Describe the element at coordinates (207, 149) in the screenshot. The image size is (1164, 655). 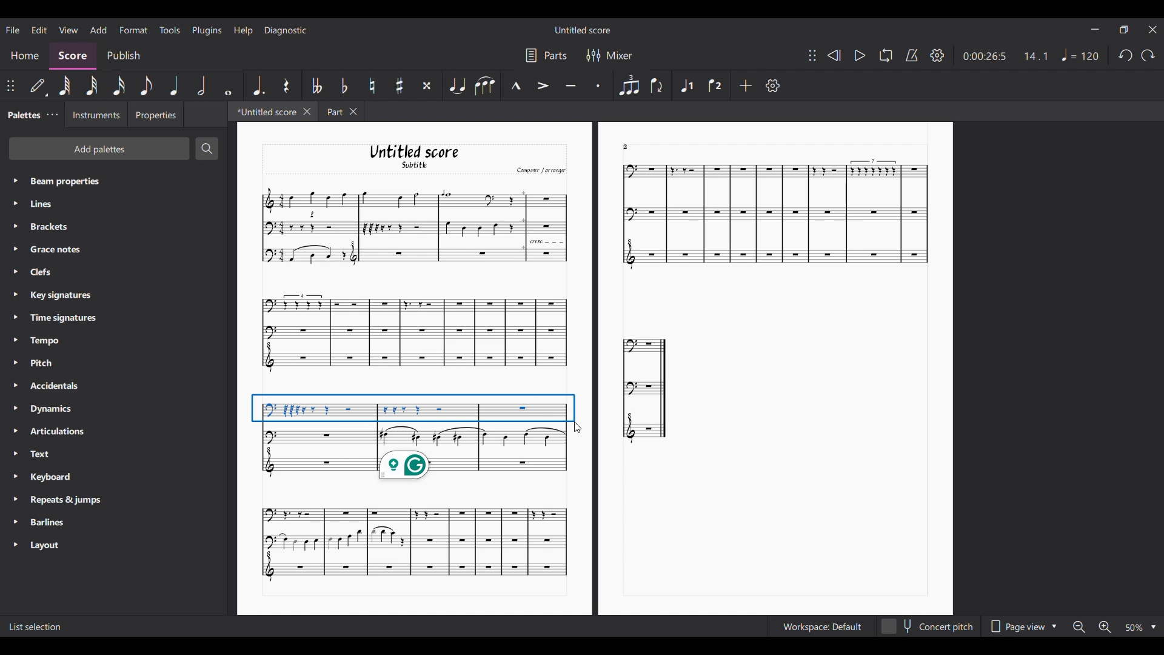
I see `Search` at that location.